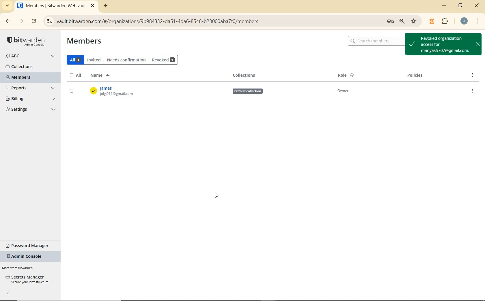 The image size is (485, 301). What do you see at coordinates (8, 6) in the screenshot?
I see `SEARCH TABS` at bounding box center [8, 6].